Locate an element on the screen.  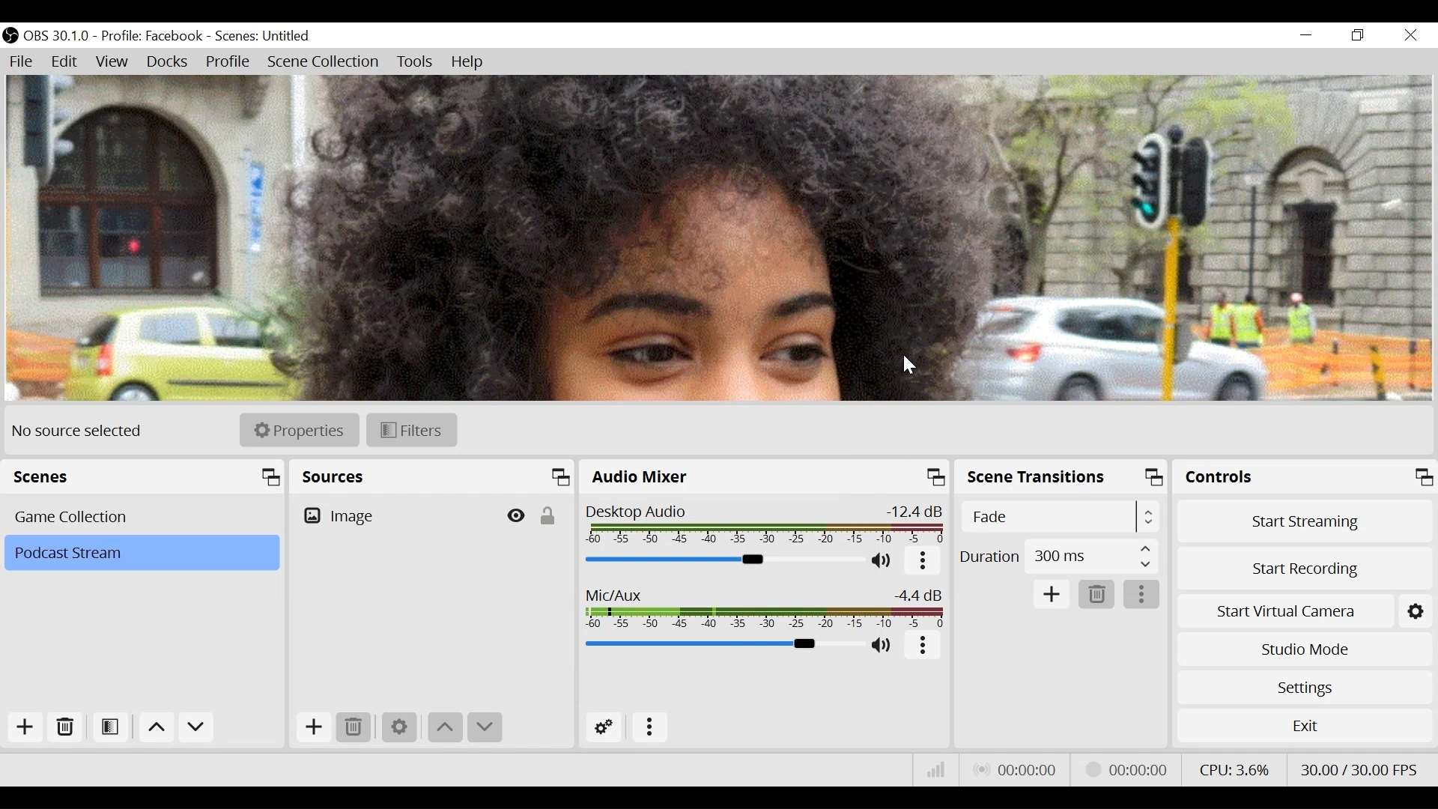
Start Recording is located at coordinates (1305, 567).